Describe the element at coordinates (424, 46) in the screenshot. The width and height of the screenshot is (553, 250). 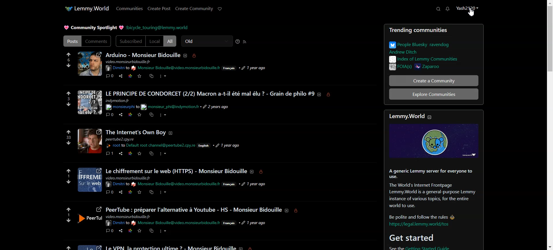
I see `People Bluesky` at that location.